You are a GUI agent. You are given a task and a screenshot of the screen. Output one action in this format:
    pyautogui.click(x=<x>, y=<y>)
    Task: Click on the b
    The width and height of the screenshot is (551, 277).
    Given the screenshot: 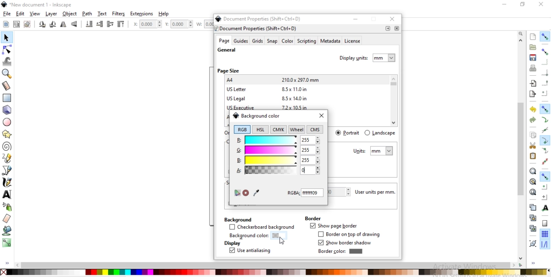 What is the action you would take?
    pyautogui.click(x=278, y=160)
    